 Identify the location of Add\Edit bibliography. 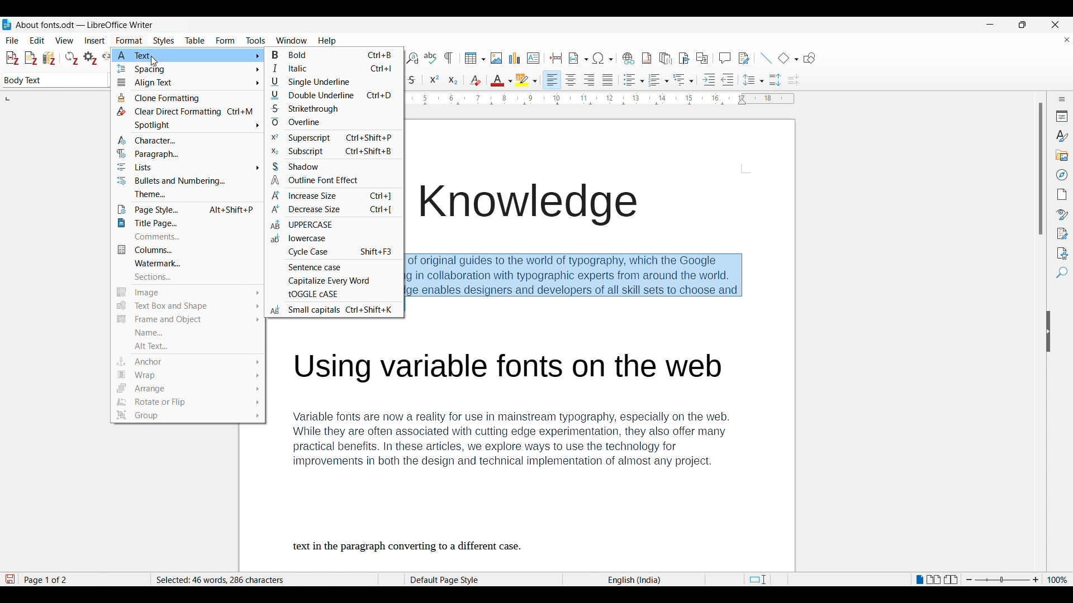
(49, 58).